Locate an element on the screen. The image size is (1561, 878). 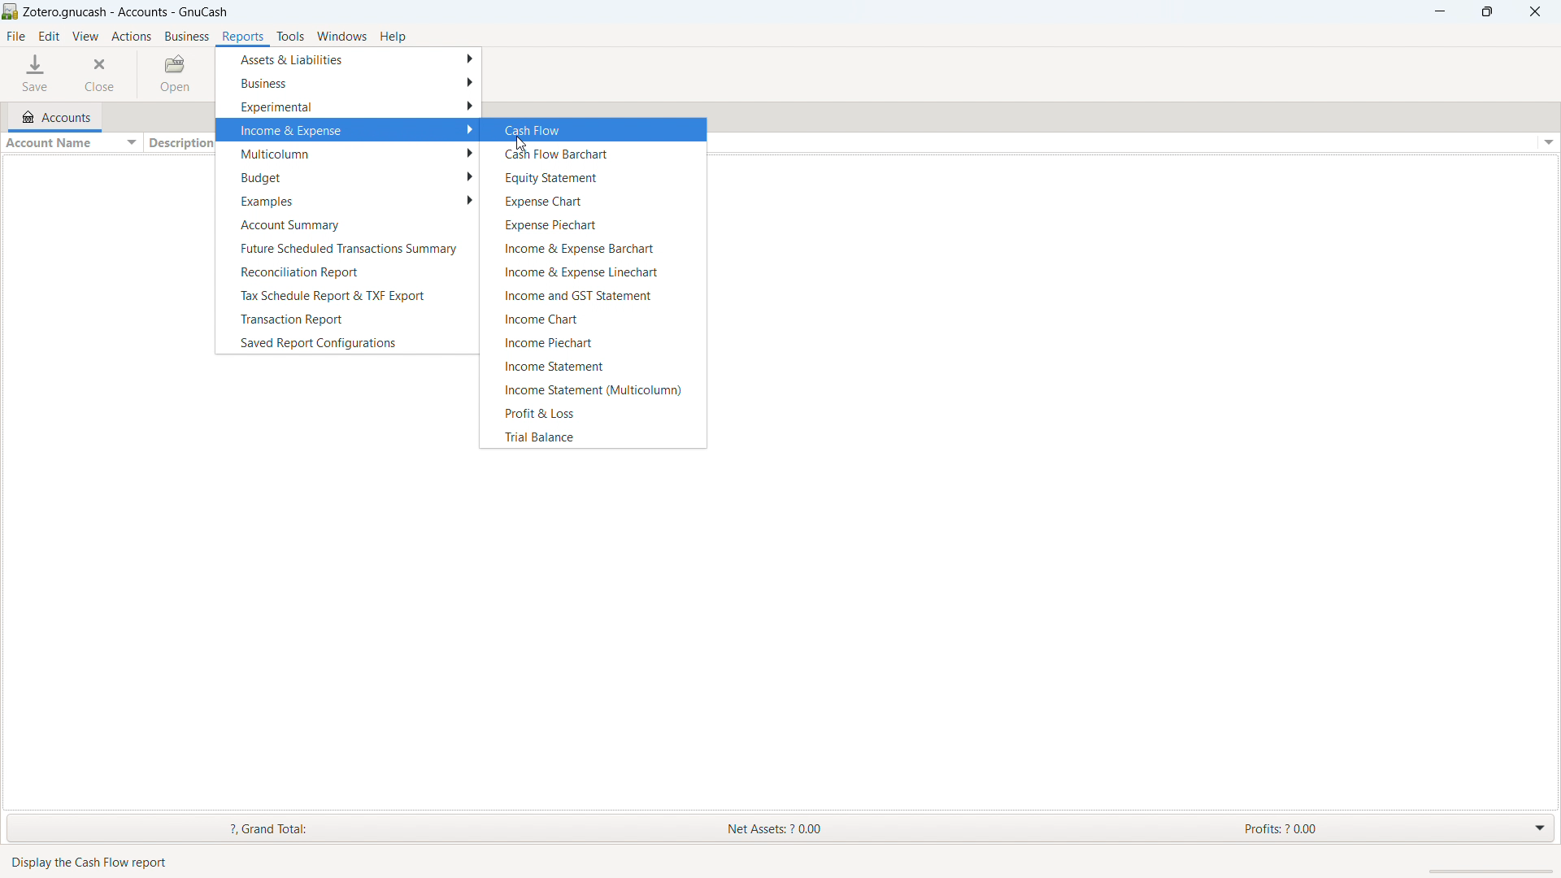
grand total is located at coordinates (251, 829).